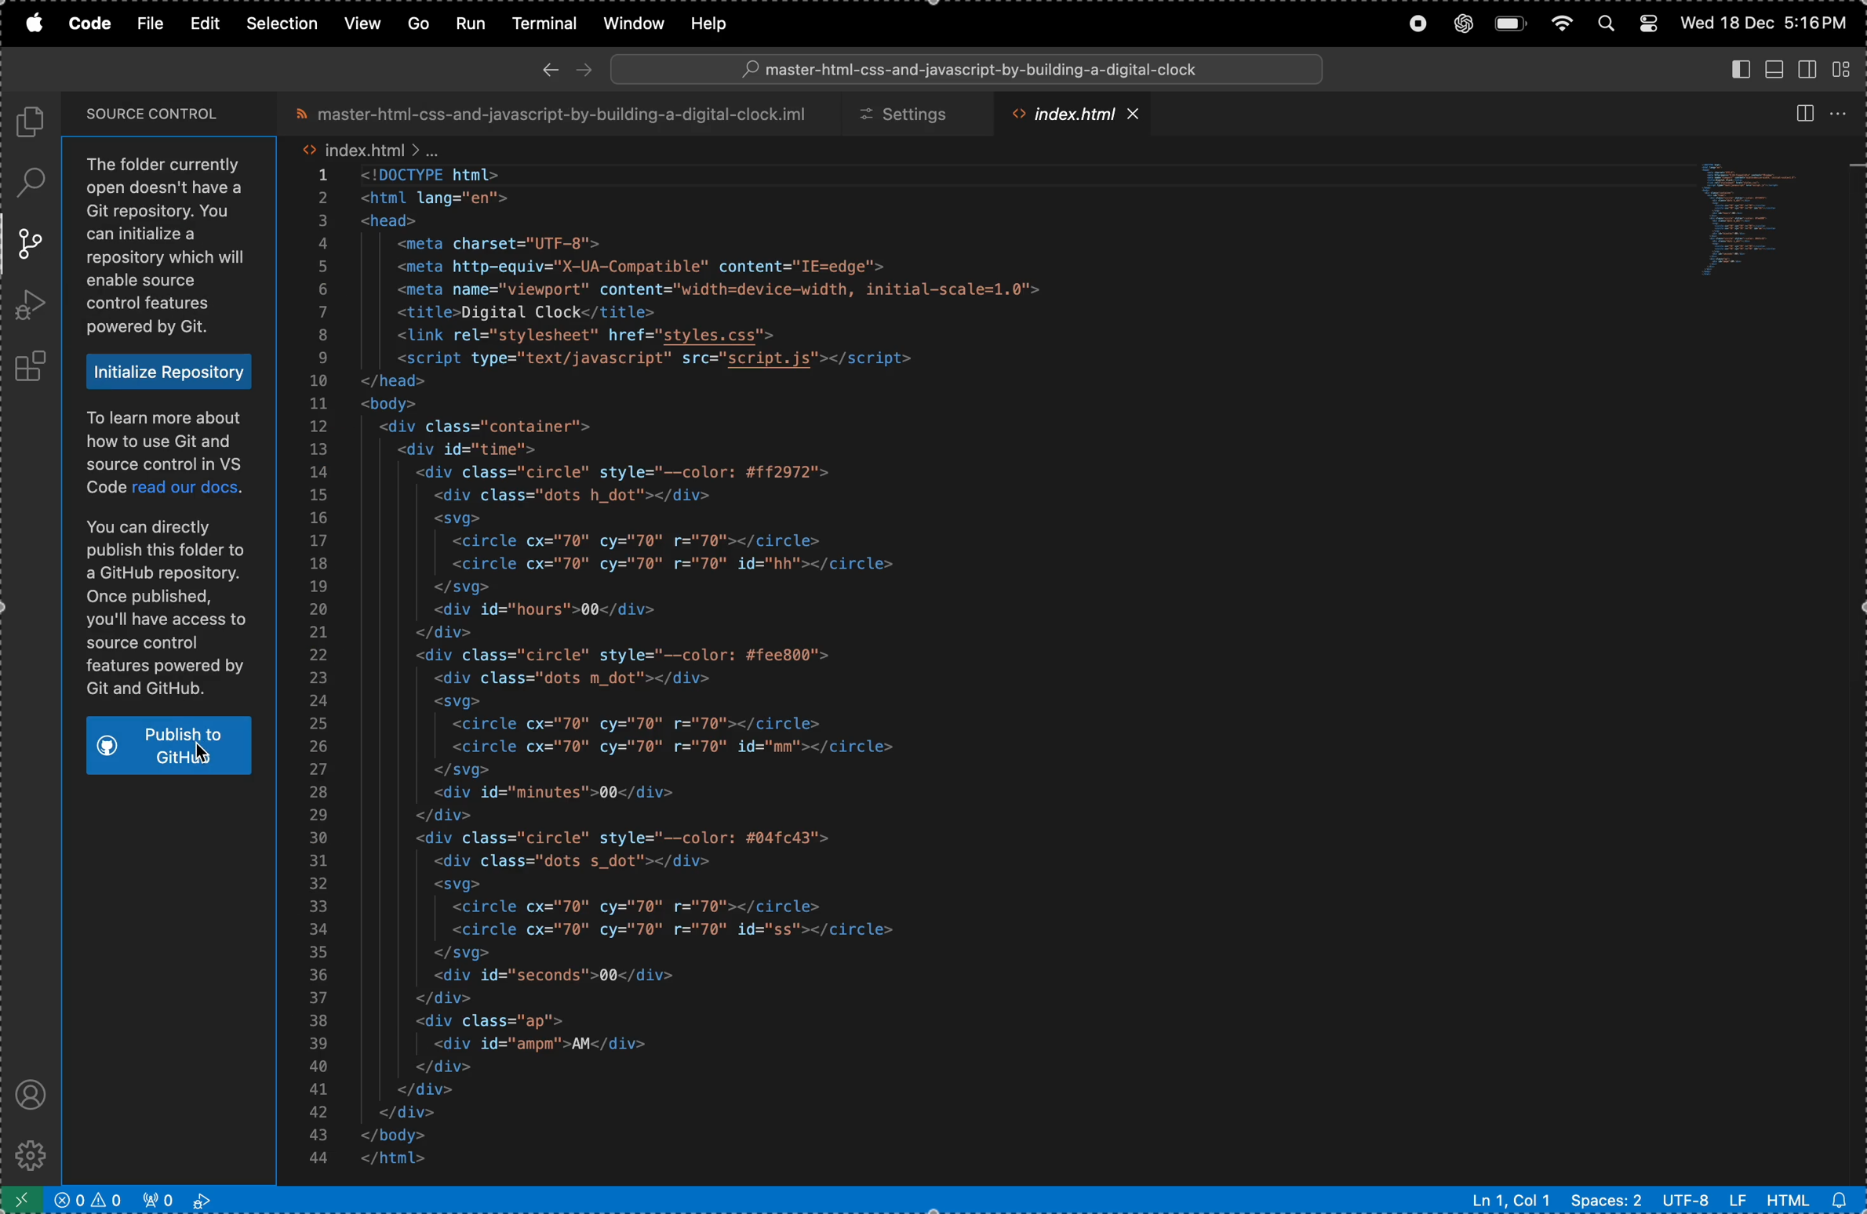  What do you see at coordinates (588, 68) in the screenshot?
I see `forward` at bounding box center [588, 68].